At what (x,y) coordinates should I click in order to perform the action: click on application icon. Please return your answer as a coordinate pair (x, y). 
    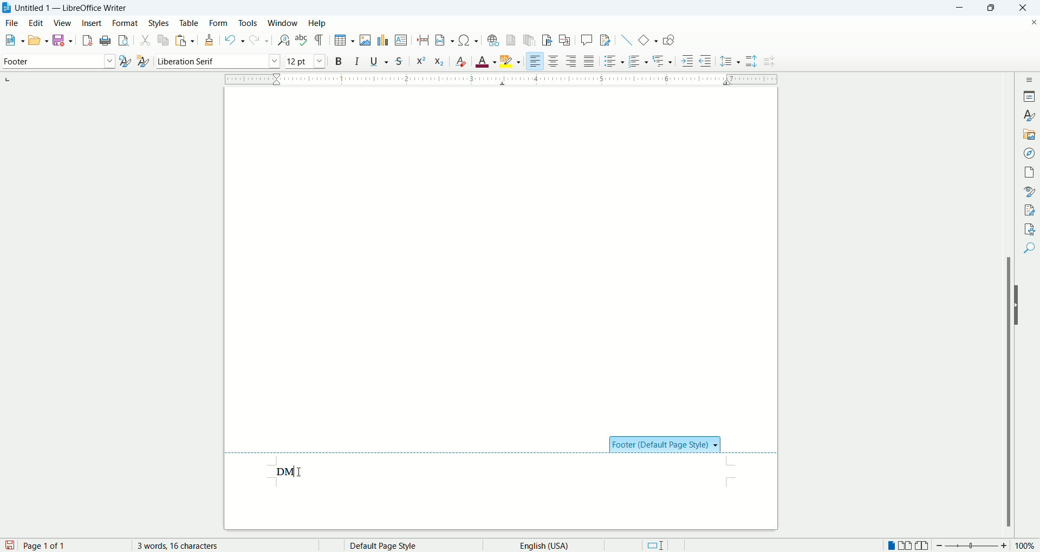
    Looking at the image, I should click on (7, 8).